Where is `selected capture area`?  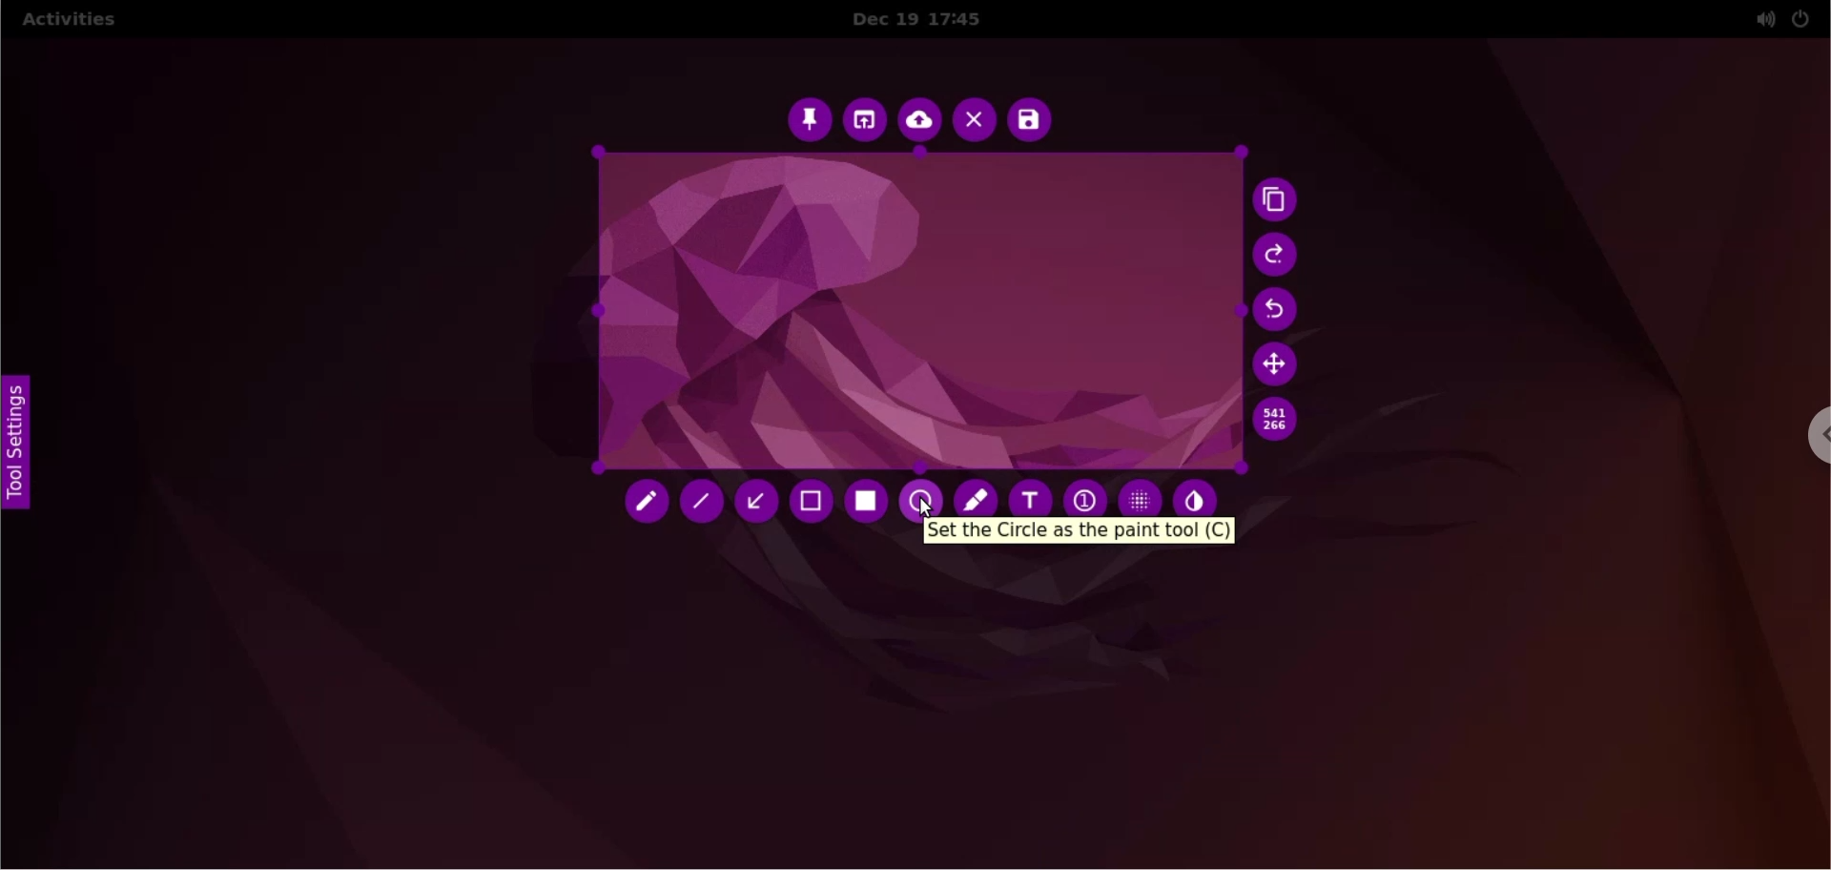 selected capture area is located at coordinates (916, 313).